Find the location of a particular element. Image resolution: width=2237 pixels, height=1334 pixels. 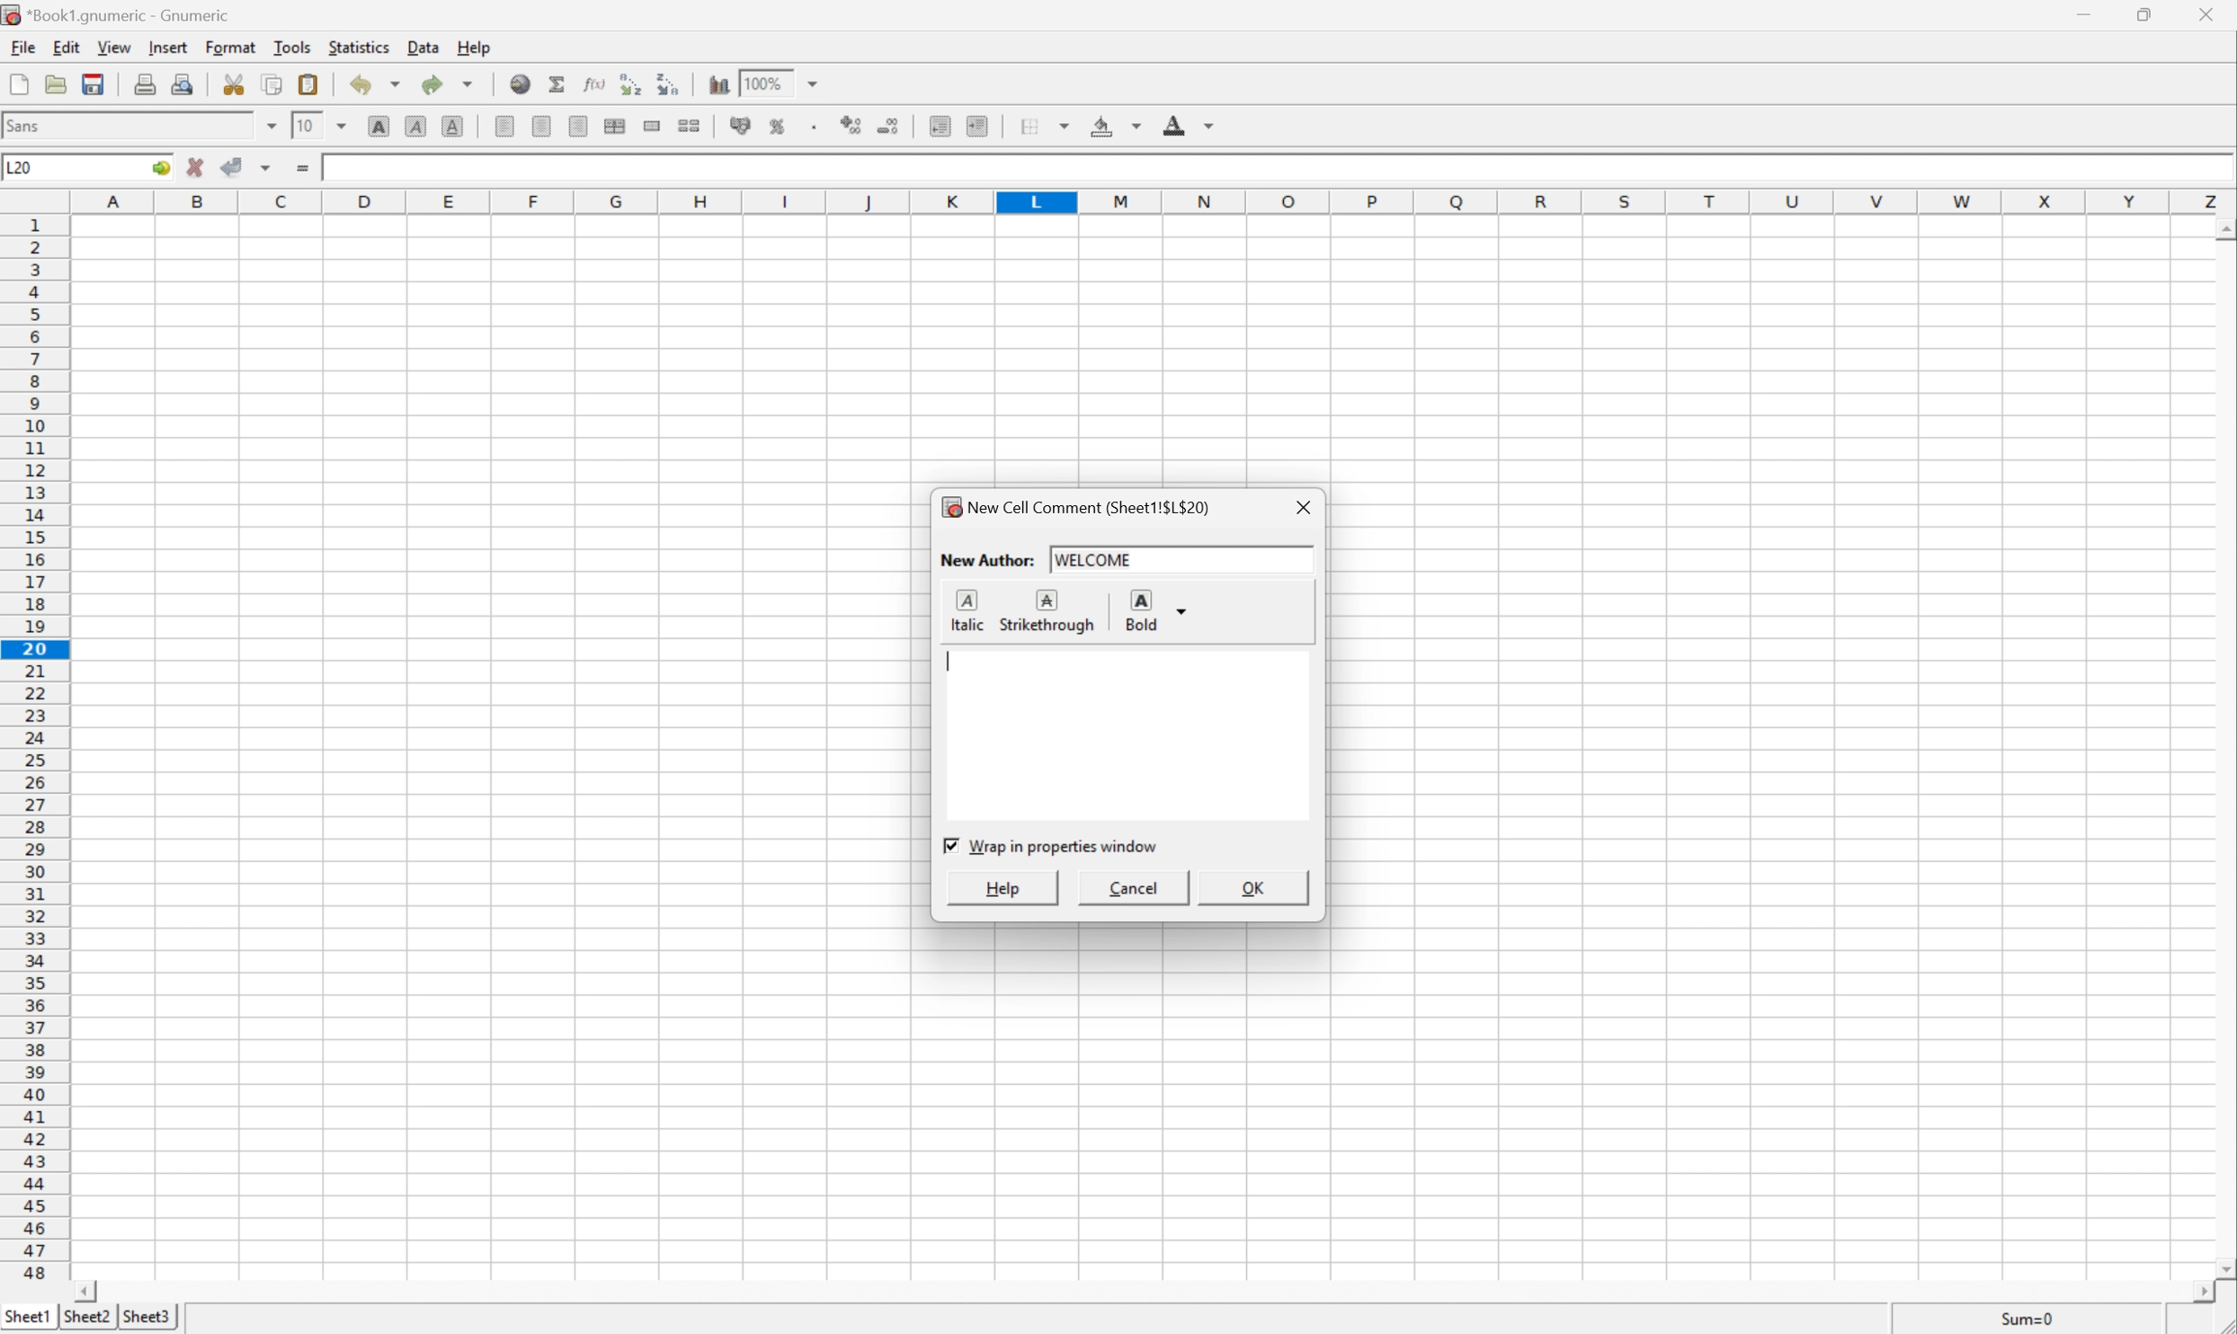

Enter formula is located at coordinates (302, 170).